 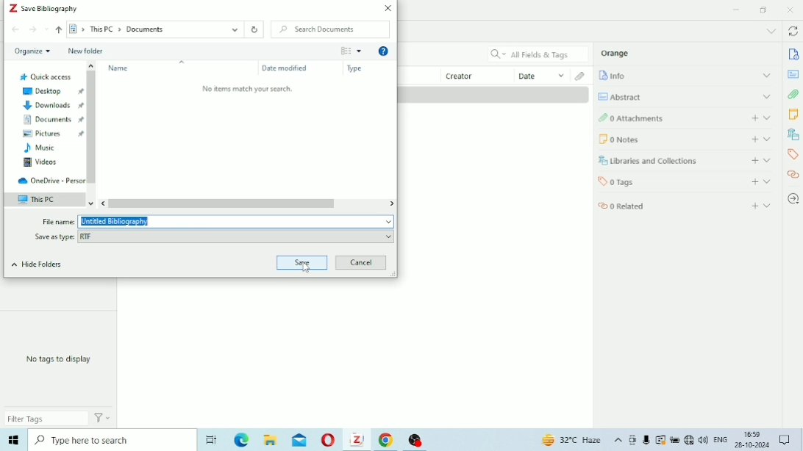 What do you see at coordinates (55, 237) in the screenshot?
I see `Save as type:` at bounding box center [55, 237].